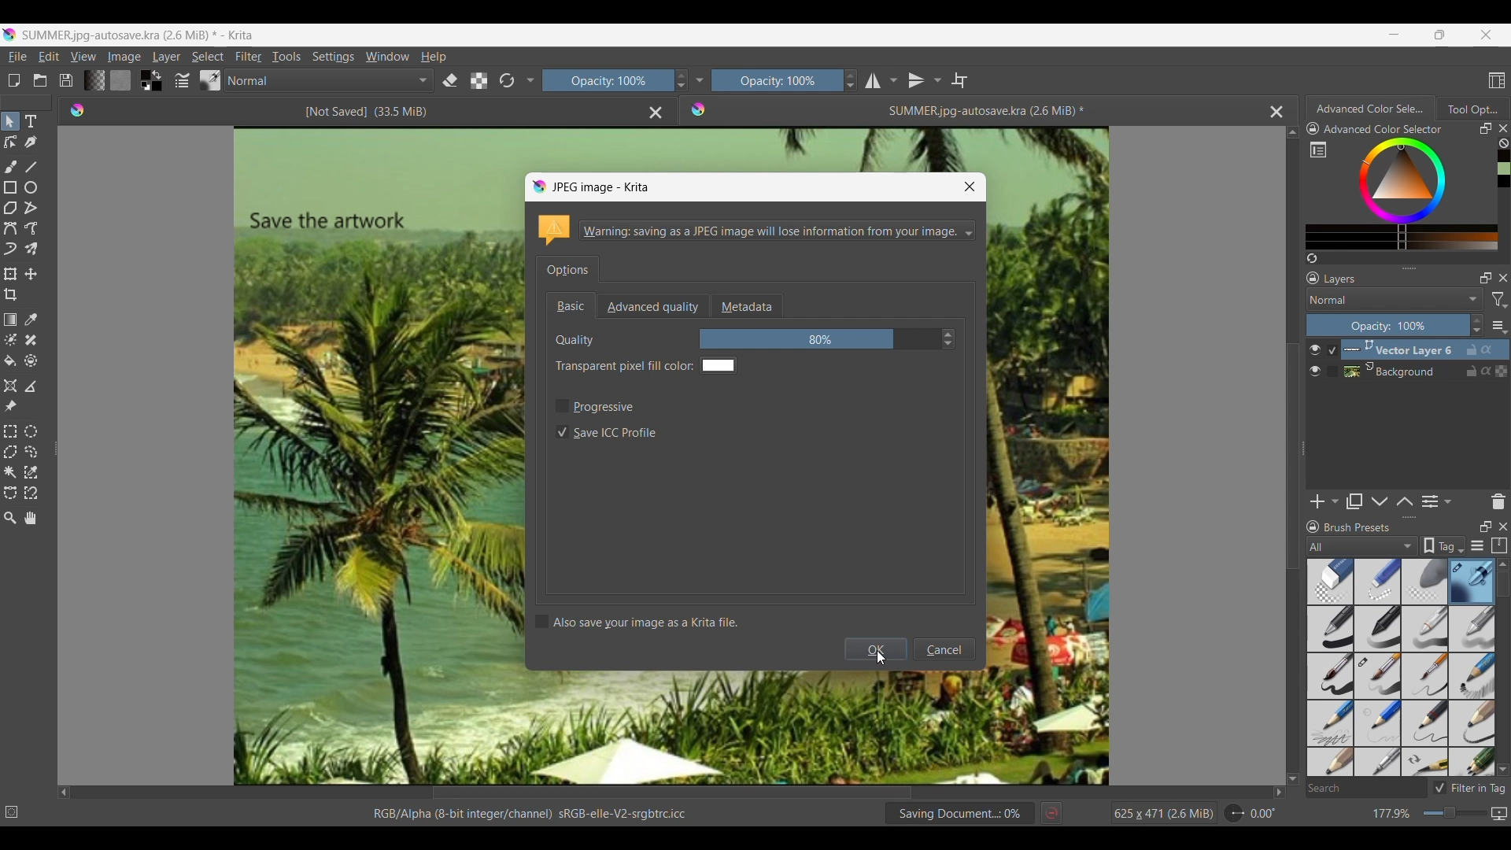 The height and width of the screenshot is (850, 1511). I want to click on Cursor on File, so click(17, 58).